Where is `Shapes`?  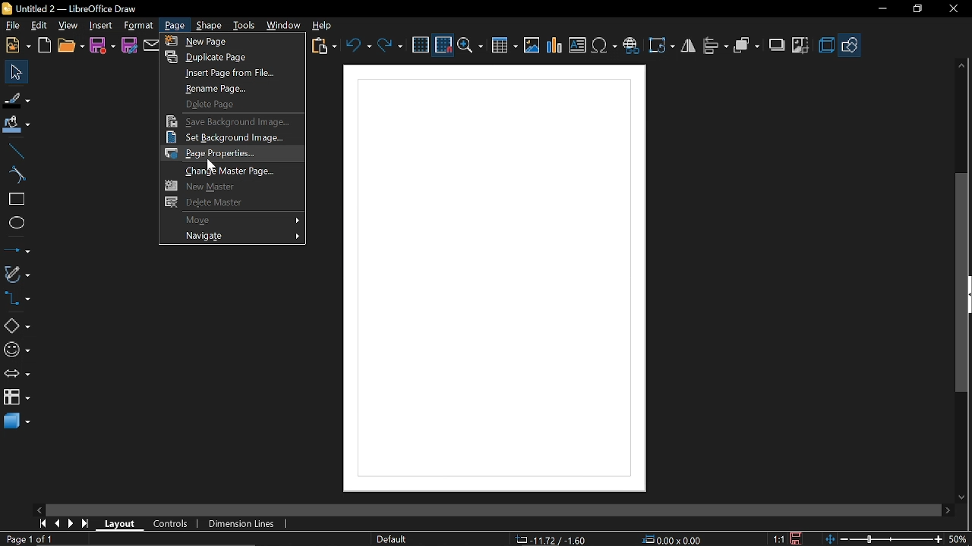 Shapes is located at coordinates (17, 325).